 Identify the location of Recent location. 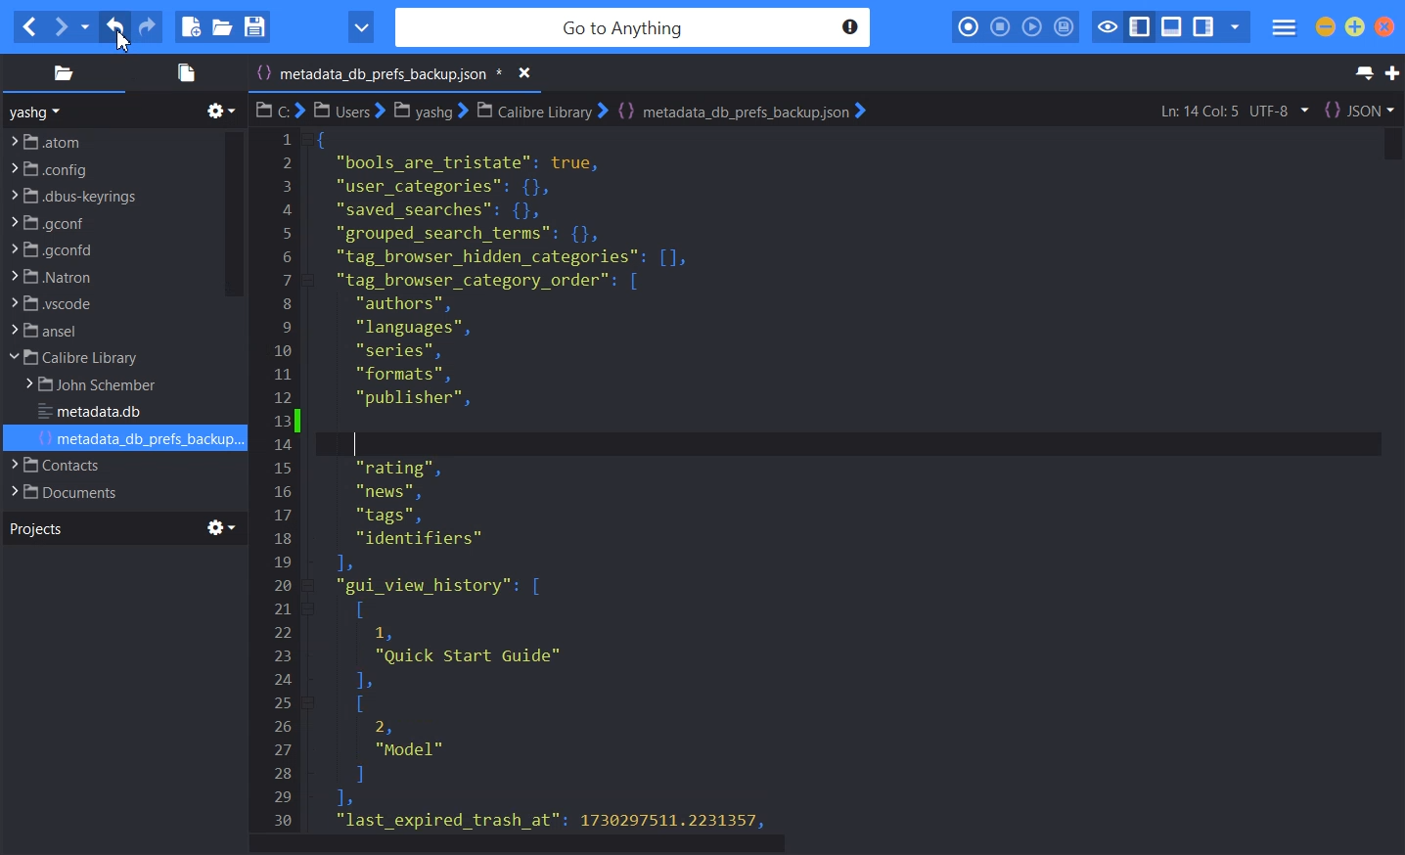
(85, 27).